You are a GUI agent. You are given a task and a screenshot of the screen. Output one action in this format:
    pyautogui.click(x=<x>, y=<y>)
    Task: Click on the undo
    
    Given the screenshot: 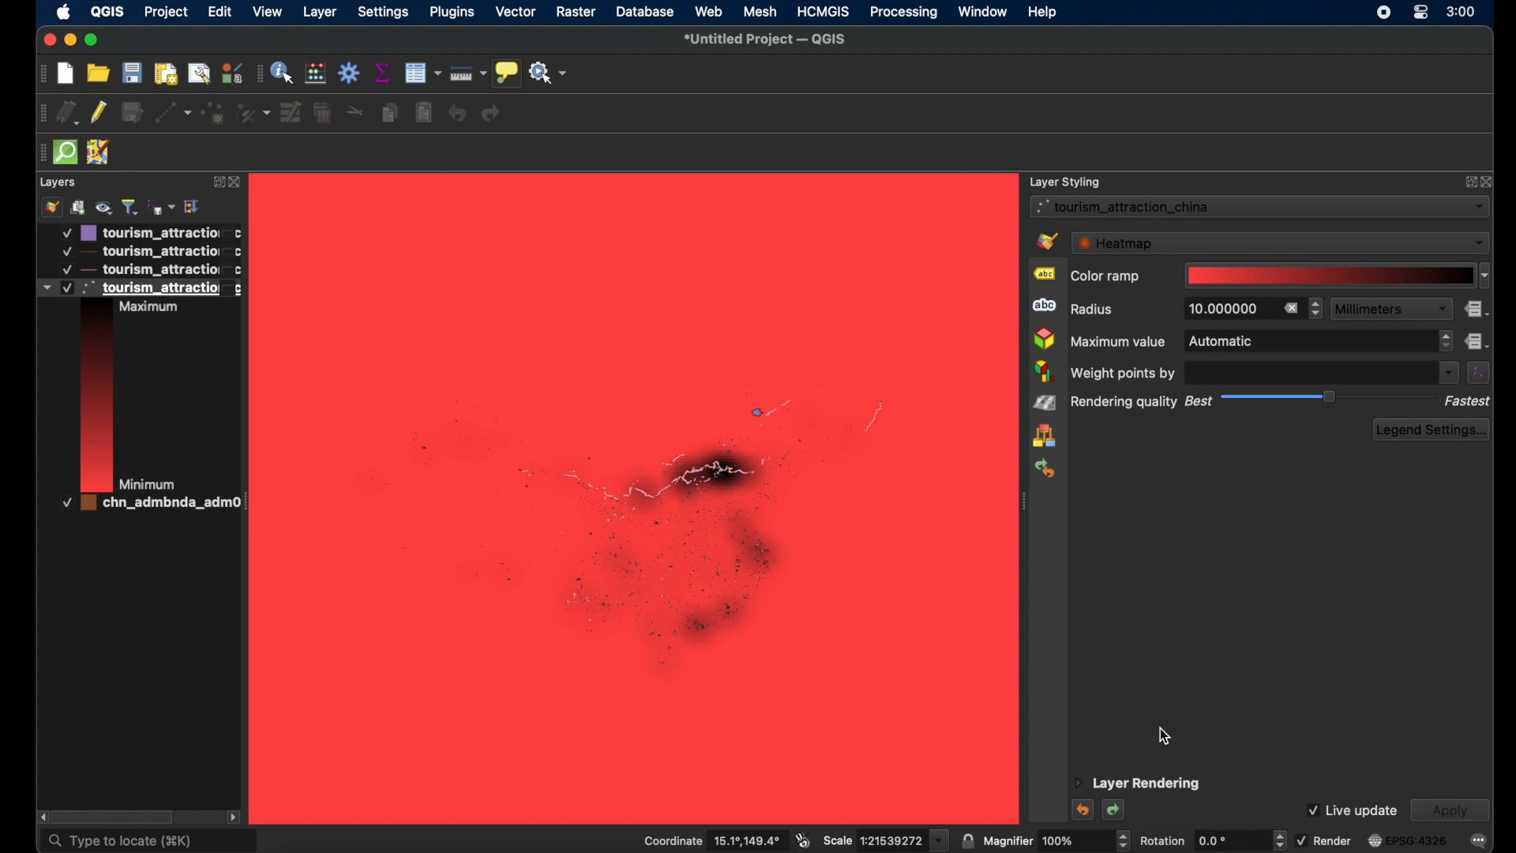 What is the action you would take?
    pyautogui.click(x=457, y=115)
    